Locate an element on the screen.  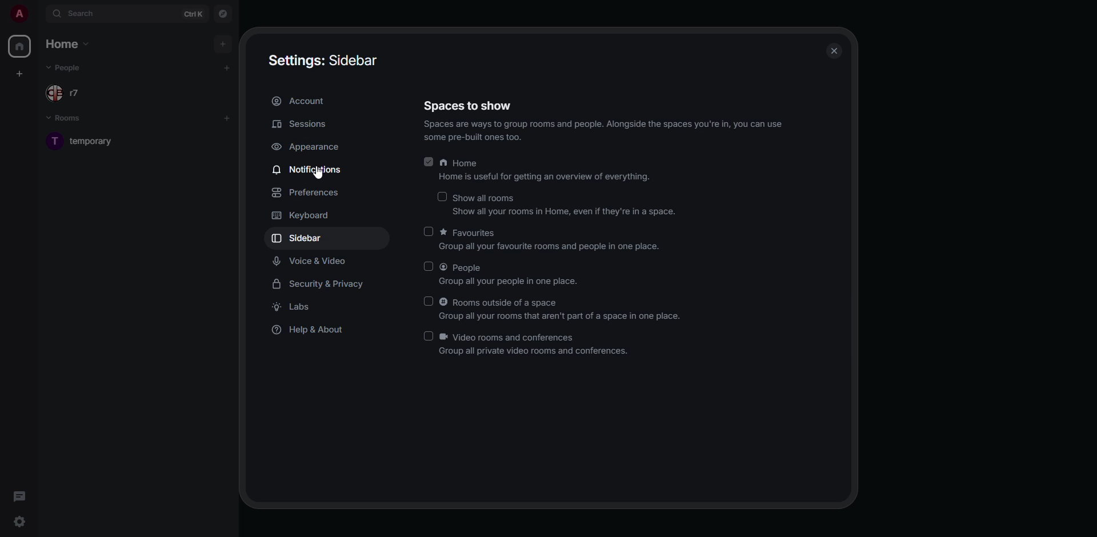
favorites is located at coordinates (549, 242).